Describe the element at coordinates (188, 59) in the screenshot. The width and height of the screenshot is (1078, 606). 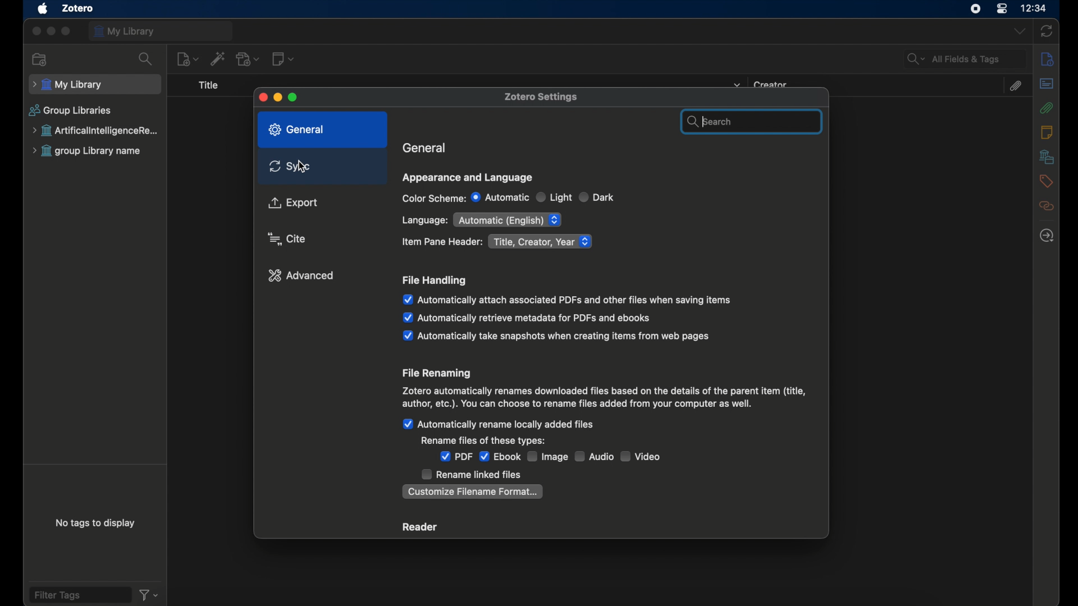
I see `new item` at that location.